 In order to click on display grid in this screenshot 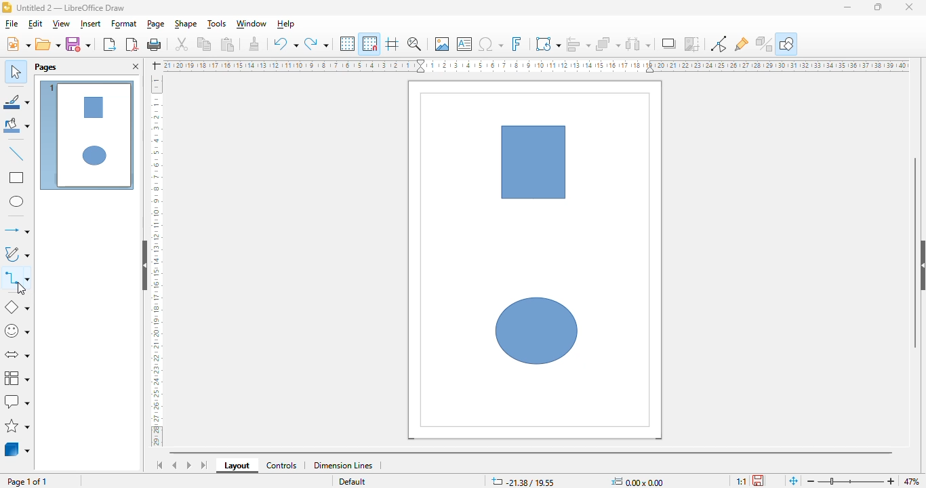, I will do `click(347, 43)`.